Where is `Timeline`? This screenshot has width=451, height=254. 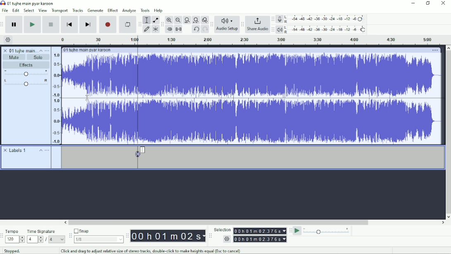
Timeline is located at coordinates (252, 40).